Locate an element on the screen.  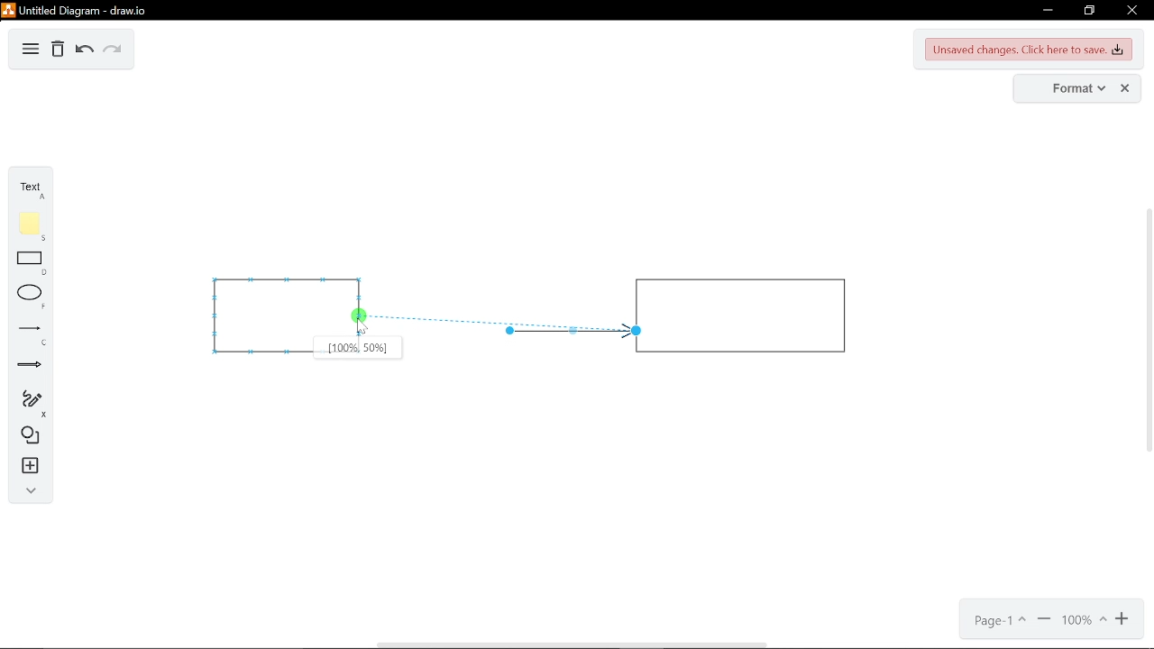
position on the rectangle is located at coordinates (359, 348).